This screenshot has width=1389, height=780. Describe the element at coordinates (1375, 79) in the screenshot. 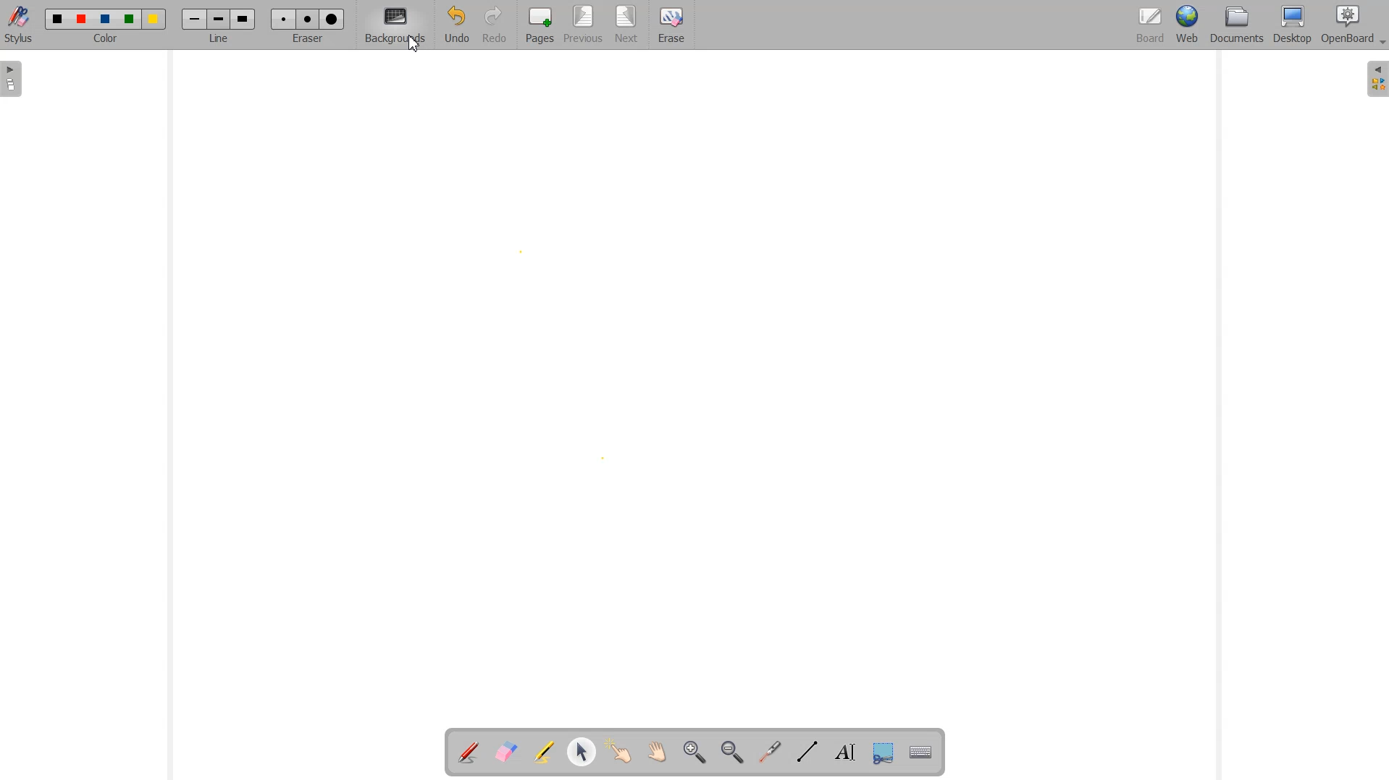

I see `Sidebar ` at that location.